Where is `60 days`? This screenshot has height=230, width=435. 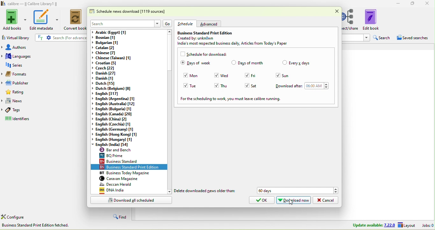 60 days is located at coordinates (292, 190).